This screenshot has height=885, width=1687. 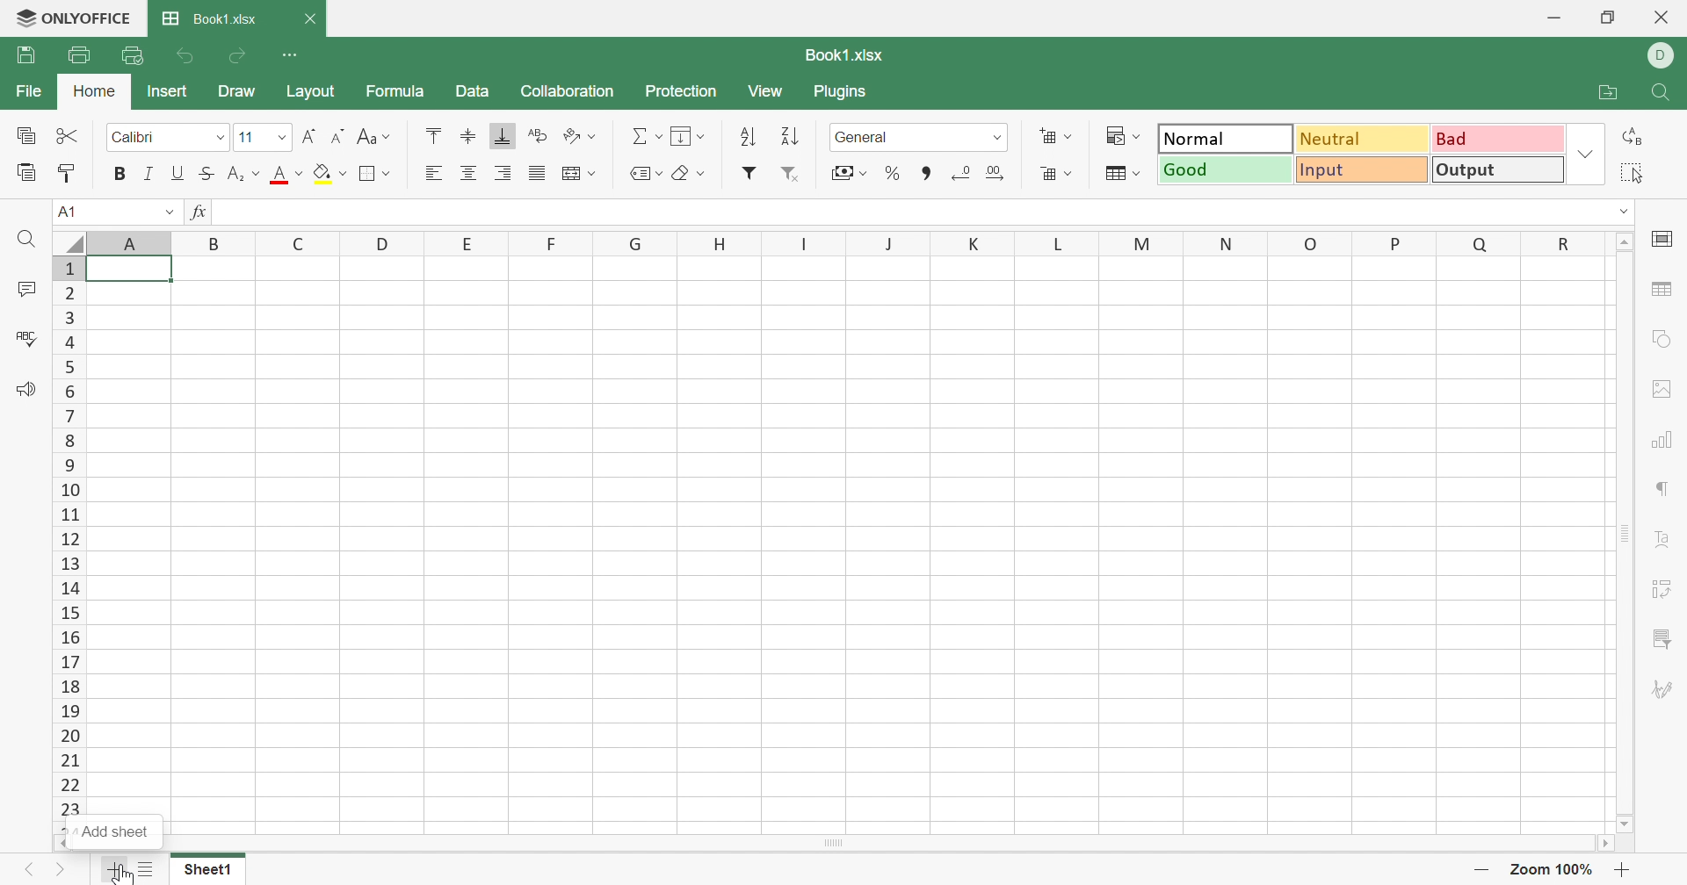 What do you see at coordinates (599, 133) in the screenshot?
I see `Orientation drop down` at bounding box center [599, 133].